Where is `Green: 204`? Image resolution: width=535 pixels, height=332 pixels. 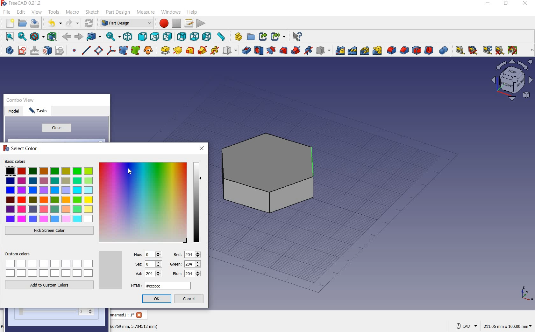
Green: 204 is located at coordinates (185, 264).